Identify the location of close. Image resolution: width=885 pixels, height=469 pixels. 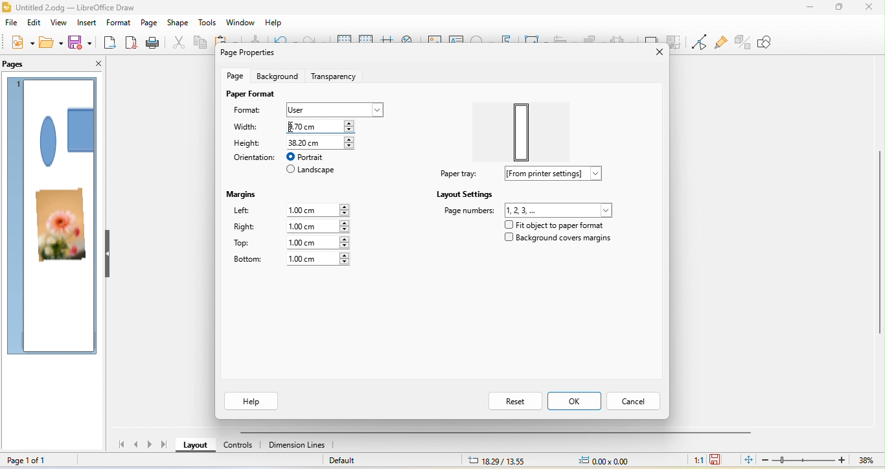
(869, 9).